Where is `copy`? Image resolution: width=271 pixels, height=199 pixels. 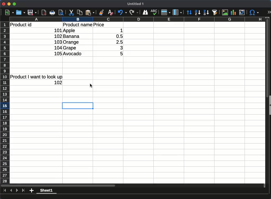
copy is located at coordinates (80, 12).